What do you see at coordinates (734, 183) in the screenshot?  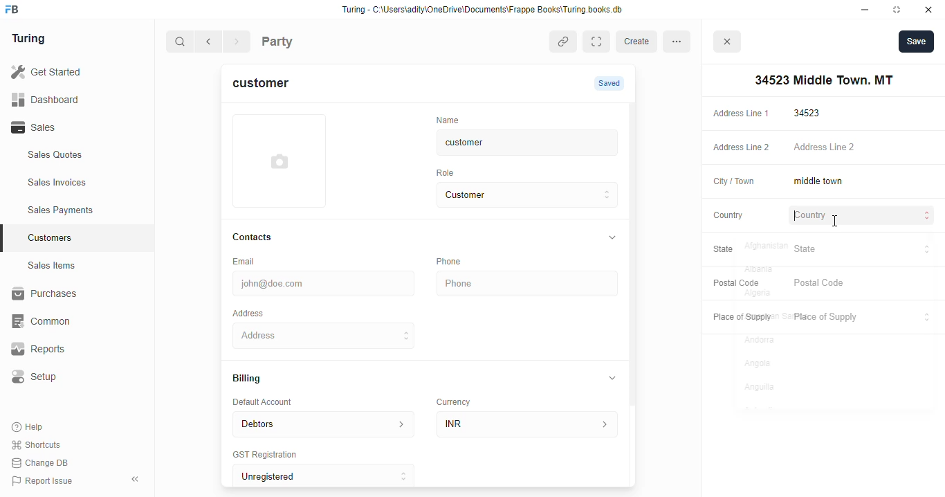 I see `City / Town` at bounding box center [734, 183].